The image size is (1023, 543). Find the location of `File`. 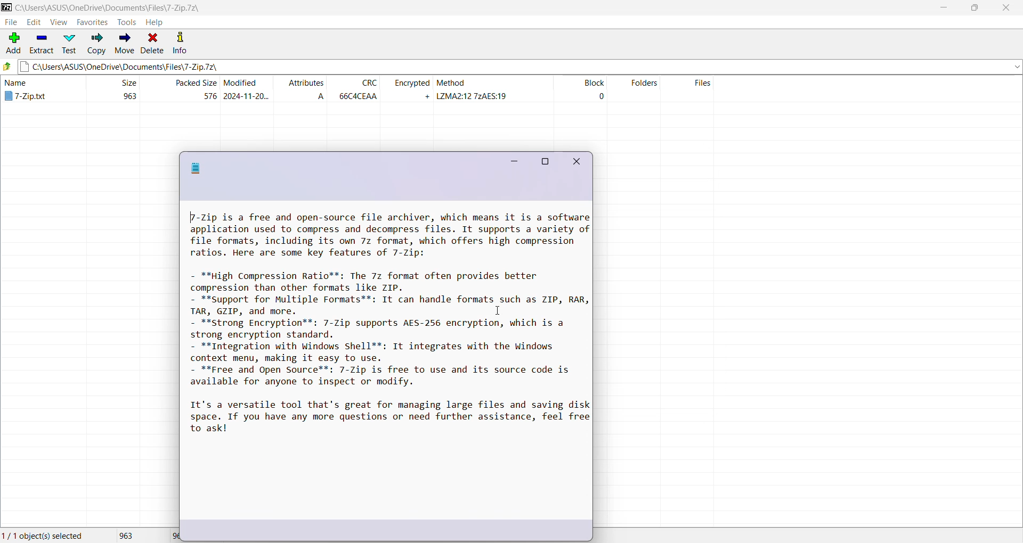

File is located at coordinates (10, 22).